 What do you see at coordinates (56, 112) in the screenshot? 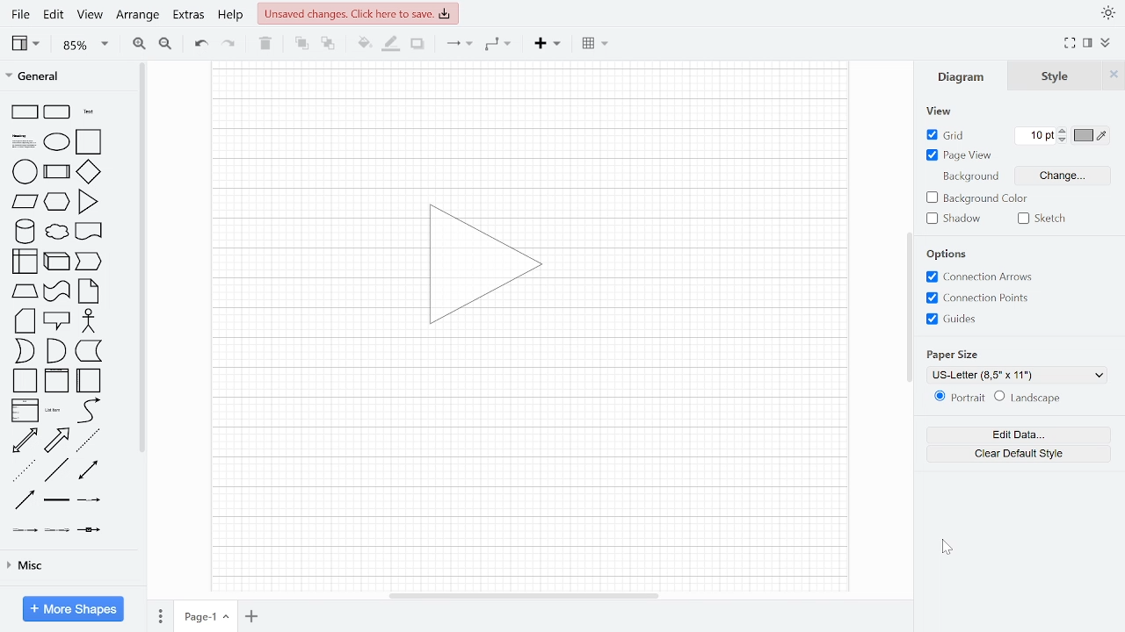
I see `Rounded rectangle` at bounding box center [56, 112].